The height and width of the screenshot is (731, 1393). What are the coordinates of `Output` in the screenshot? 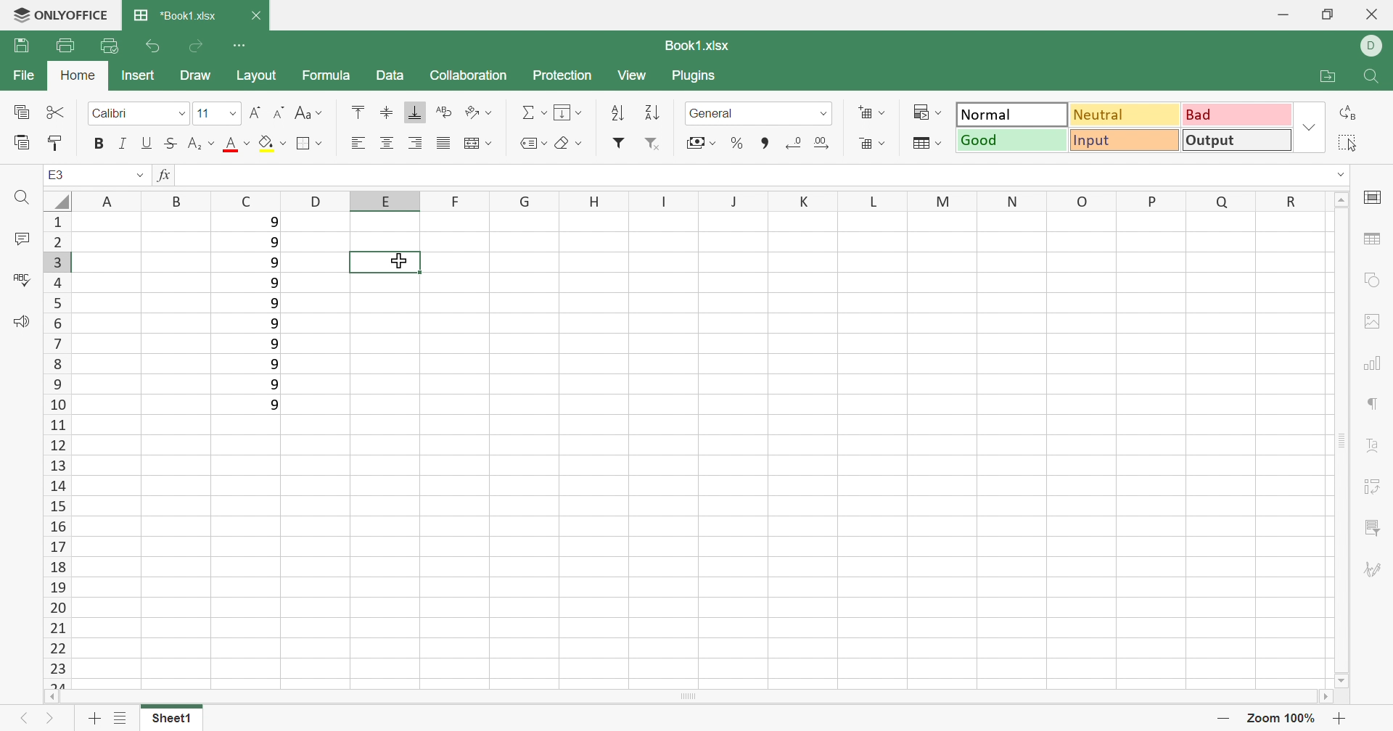 It's located at (1236, 141).